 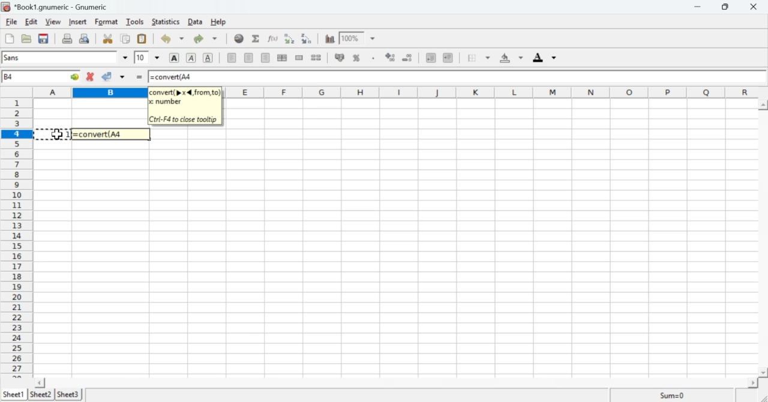 I want to click on Cross, so click(x=755, y=7).